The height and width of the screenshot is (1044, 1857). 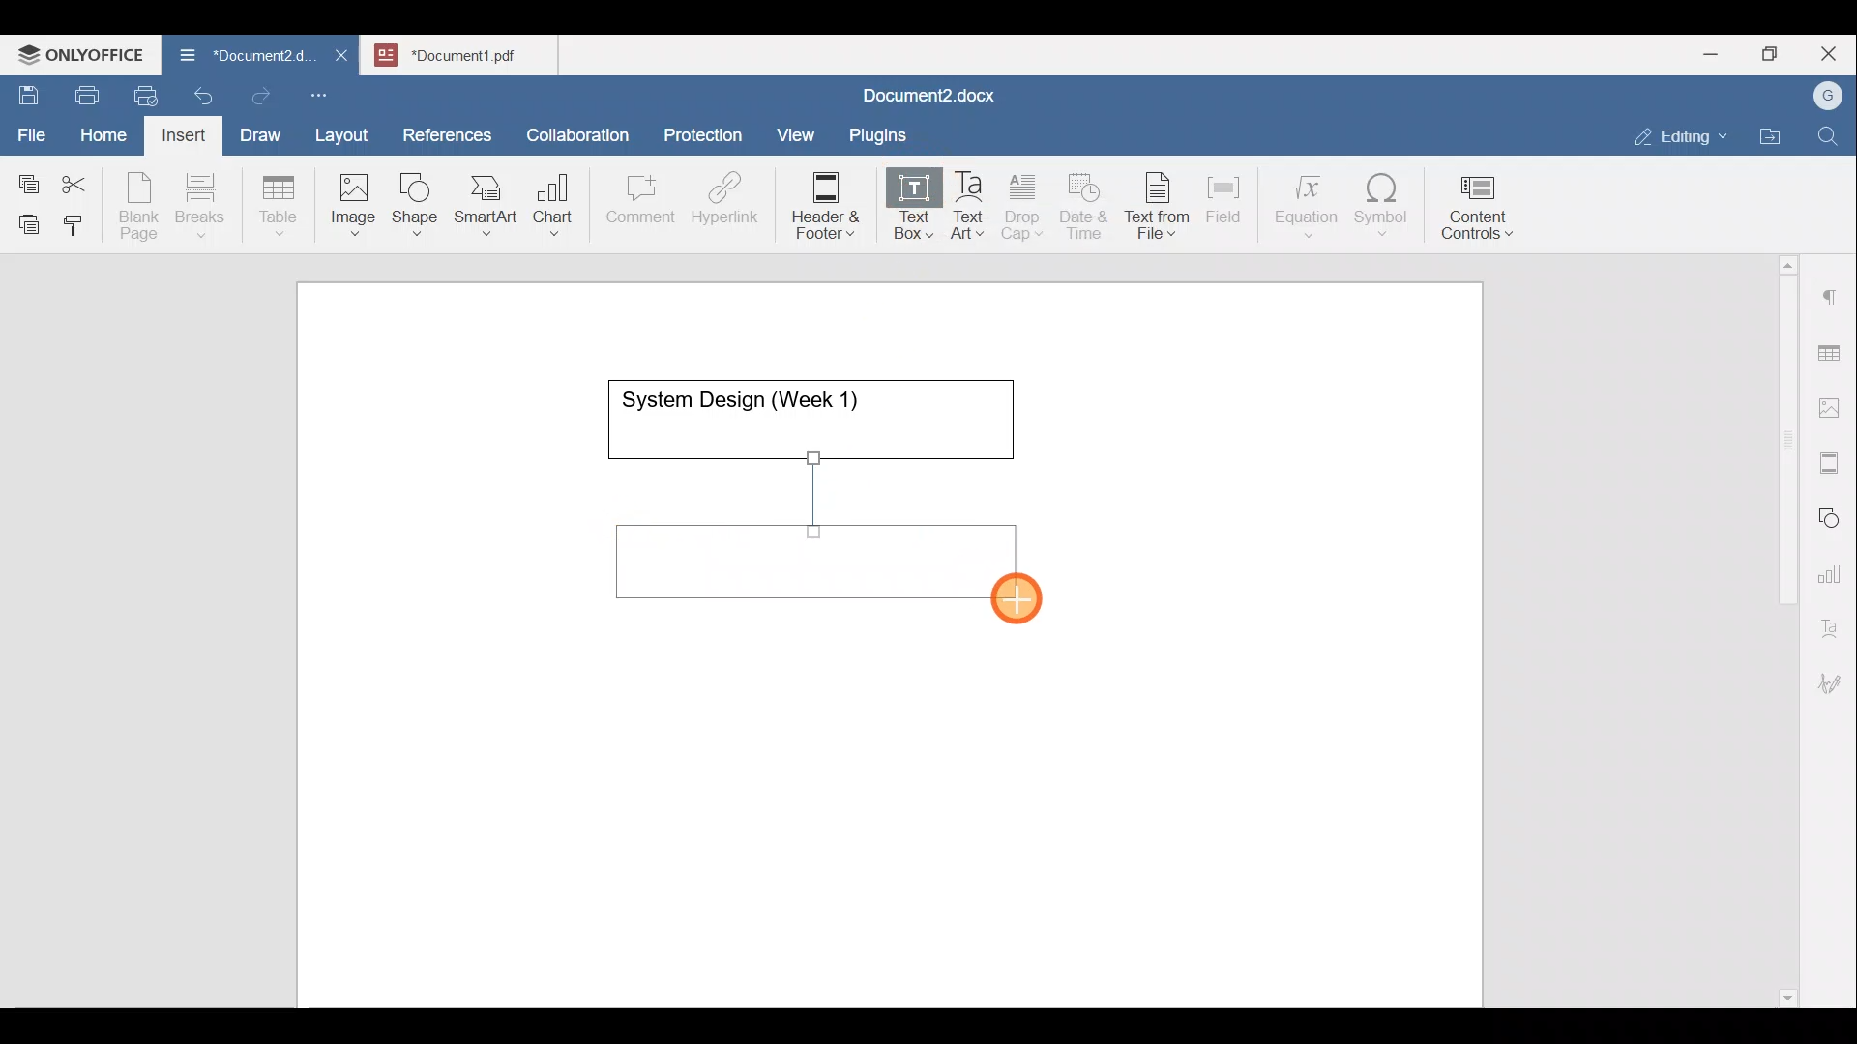 I want to click on Text box, so click(x=900, y=207).